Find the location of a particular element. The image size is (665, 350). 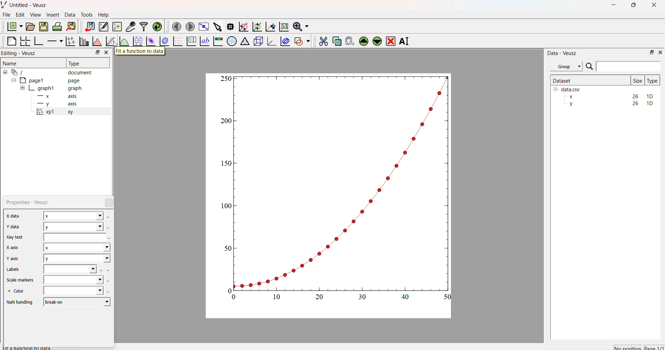

Copy is located at coordinates (335, 40).